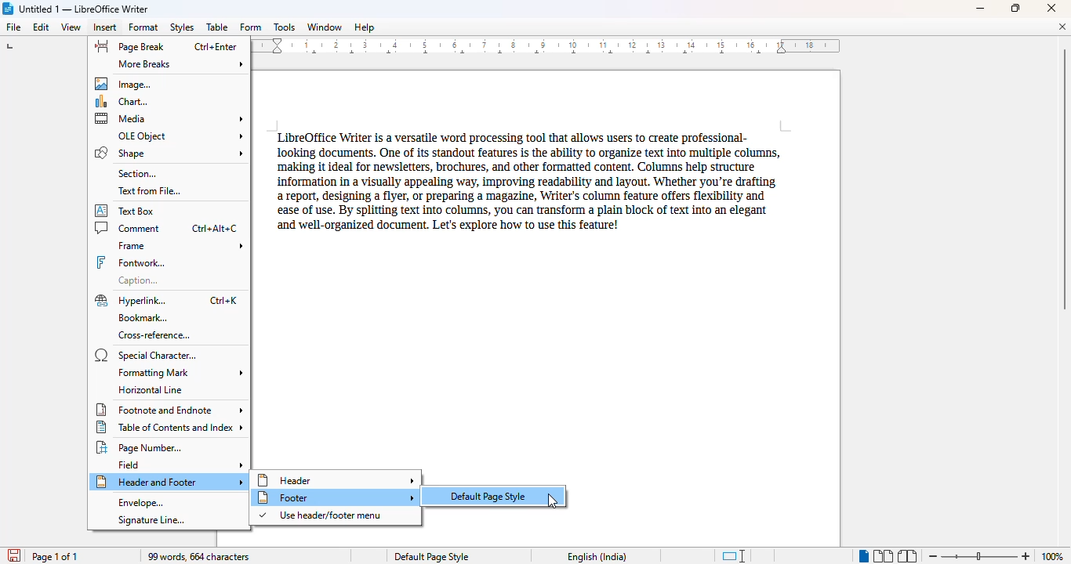 The height and width of the screenshot is (564, 1071). Describe the element at coordinates (140, 503) in the screenshot. I see `envelope` at that location.